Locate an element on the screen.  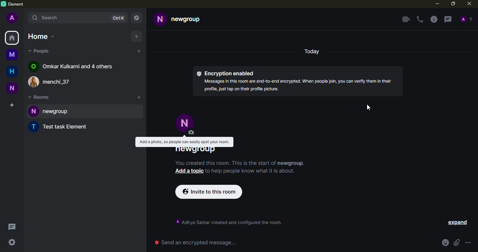
Cursor is located at coordinates (368, 107).